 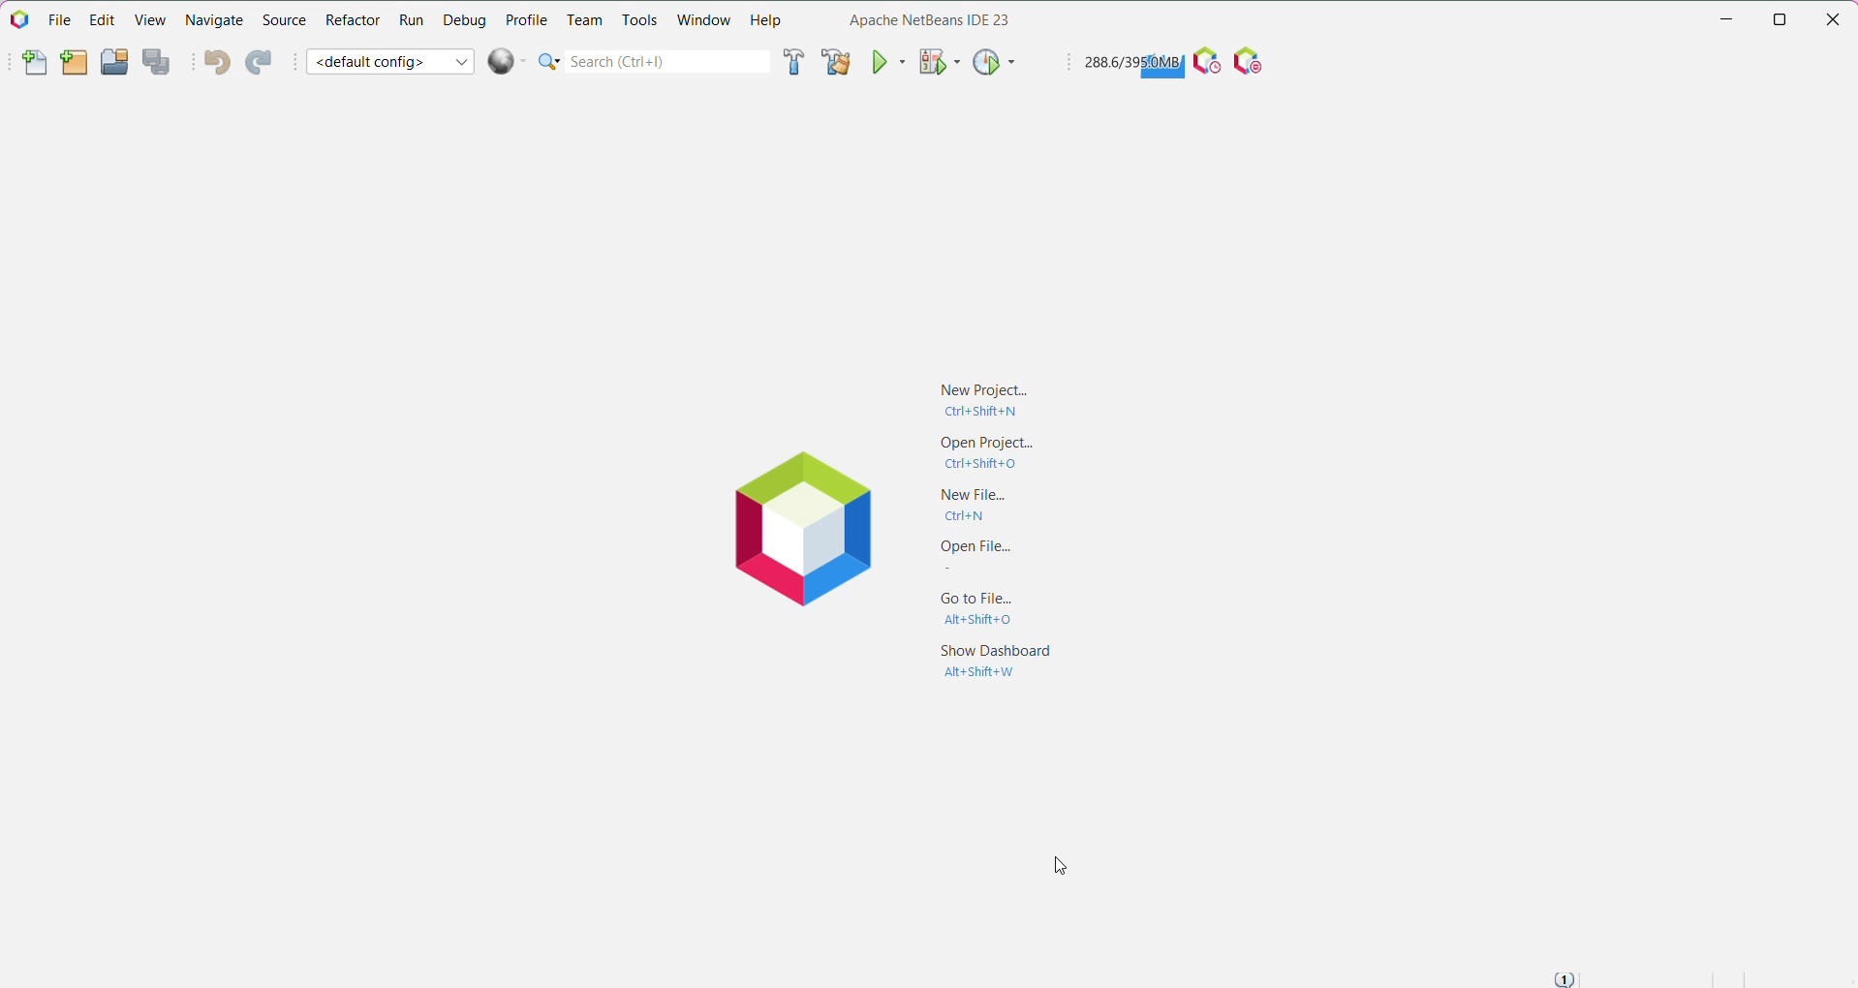 I want to click on Open Project, so click(x=114, y=61).